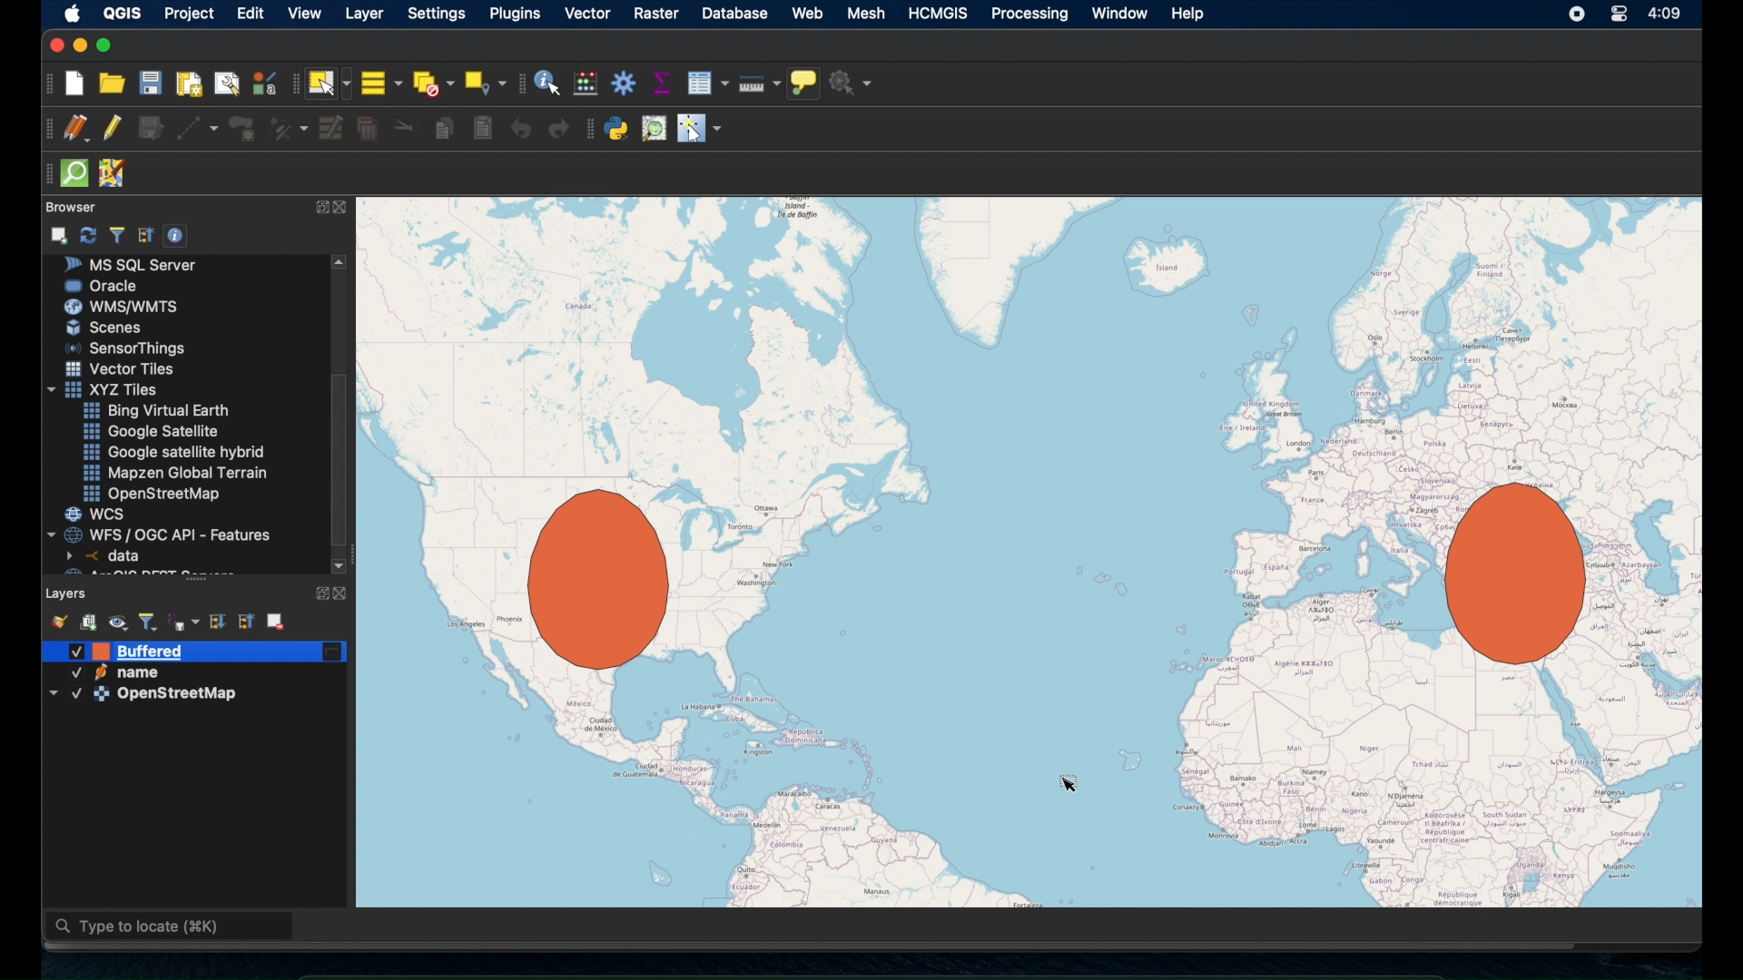 The height and width of the screenshot is (980, 1743). I want to click on hidden text, so click(134, 572).